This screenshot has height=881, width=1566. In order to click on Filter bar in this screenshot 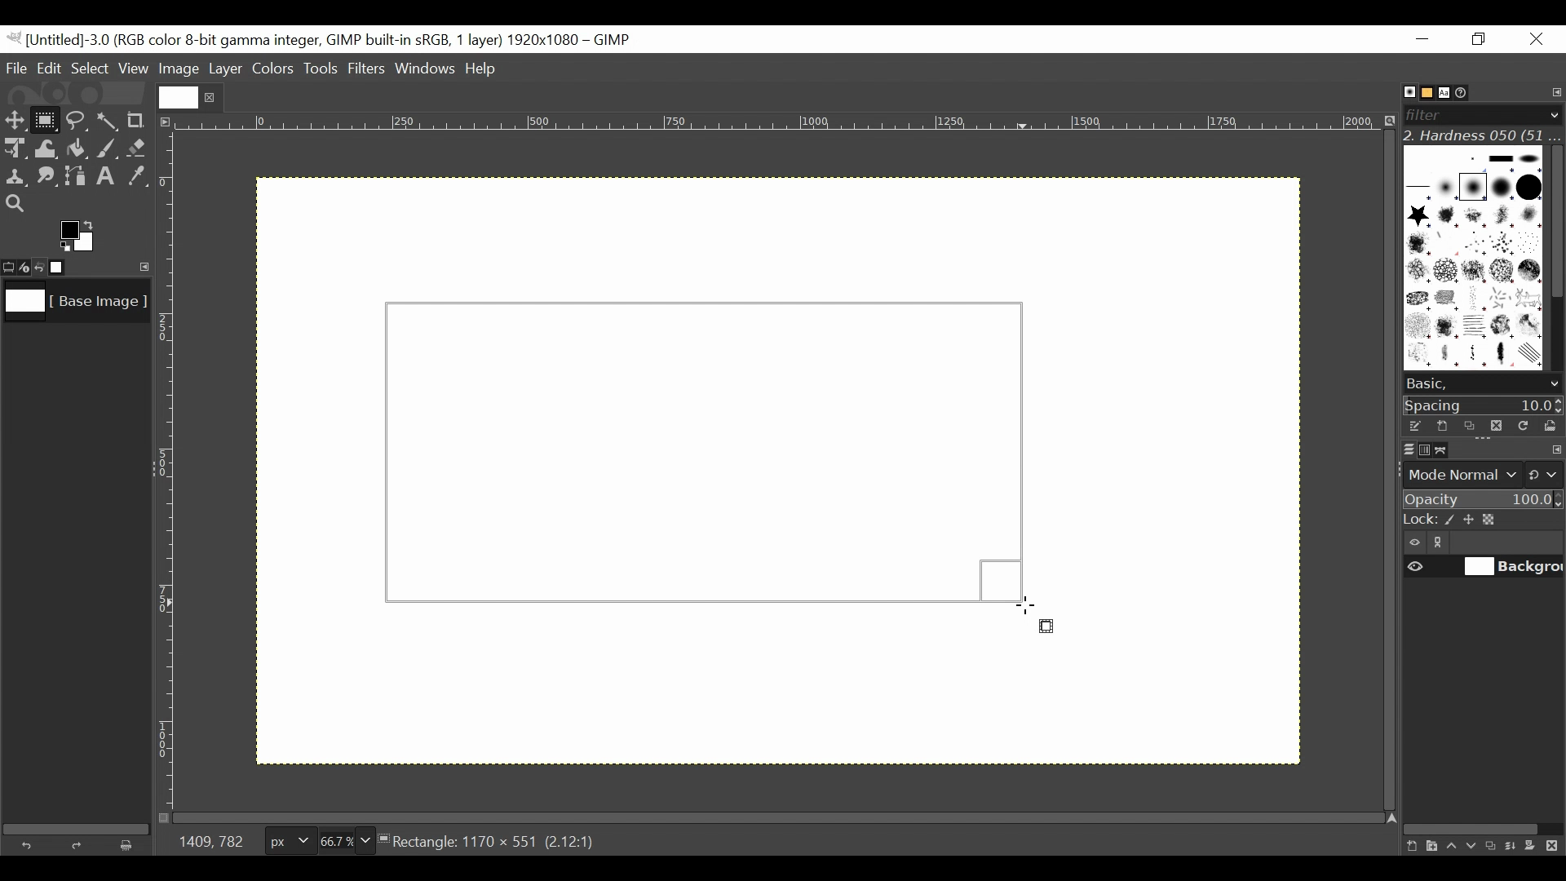, I will do `click(1481, 113)`.